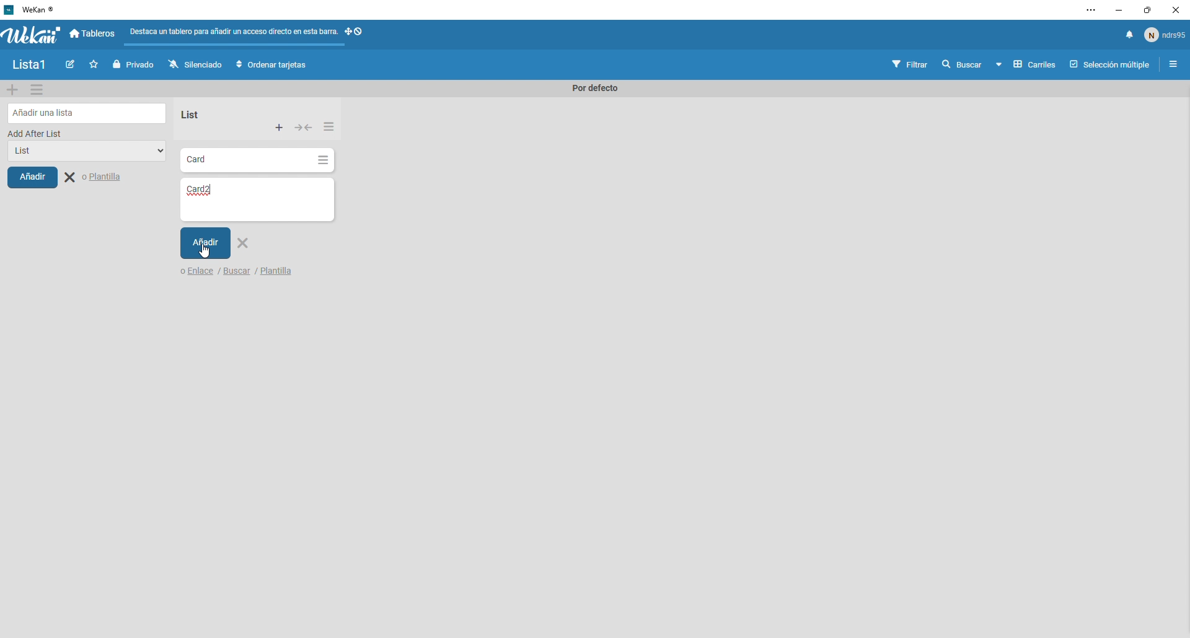 The width and height of the screenshot is (1190, 638). I want to click on Boars, so click(94, 35).